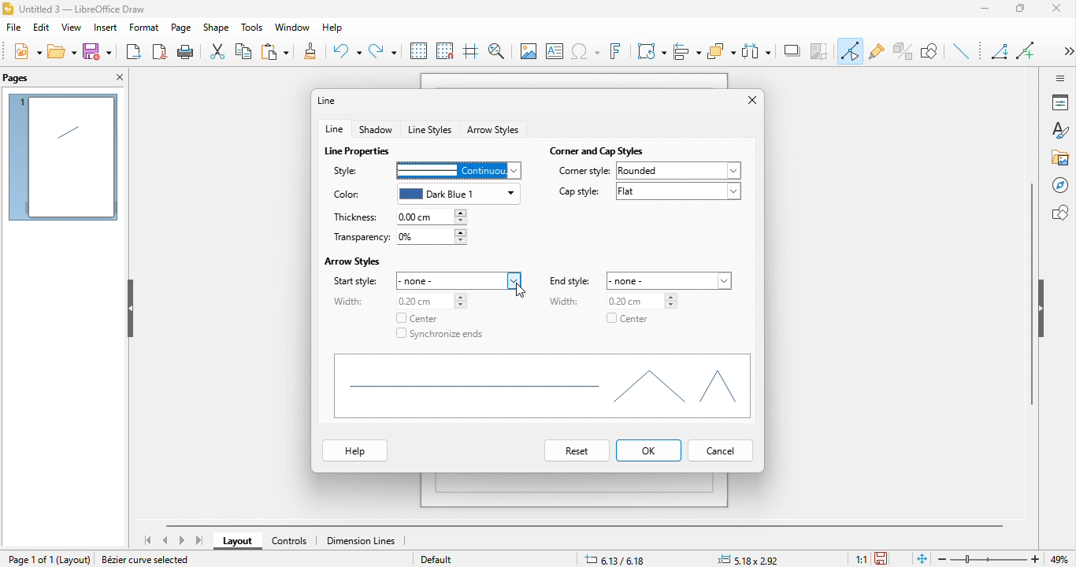 The image size is (1076, 567). What do you see at coordinates (651, 51) in the screenshot?
I see `transformation` at bounding box center [651, 51].